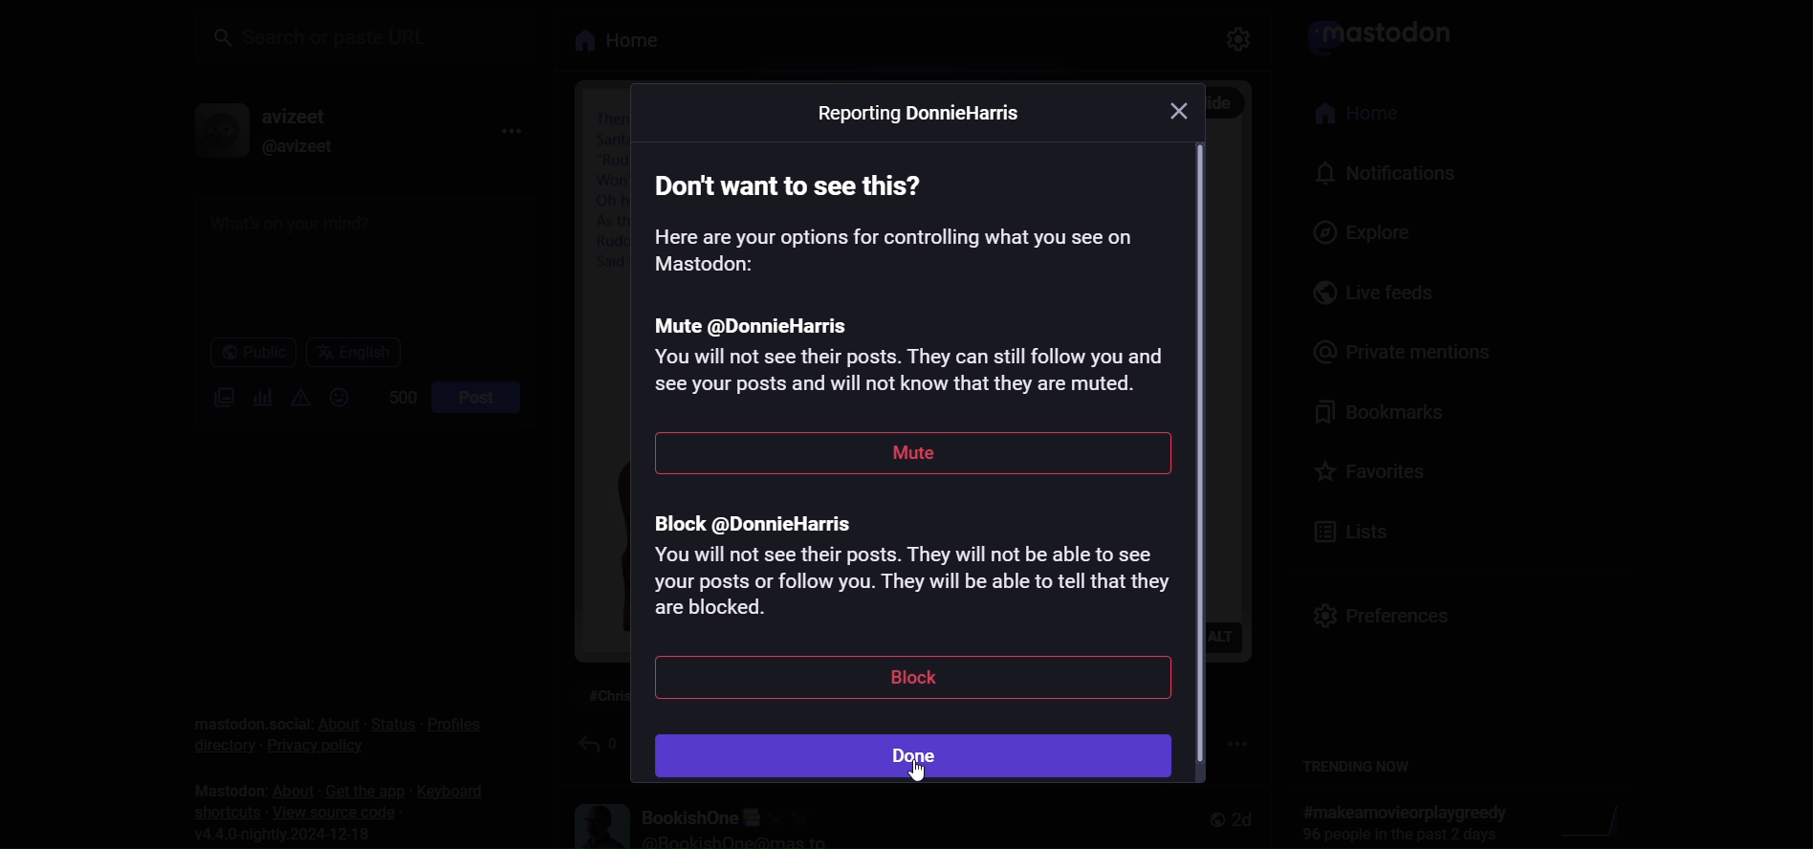 Image resolution: width=1813 pixels, height=849 pixels. Describe the element at coordinates (1363, 767) in the screenshot. I see `trending now` at that location.